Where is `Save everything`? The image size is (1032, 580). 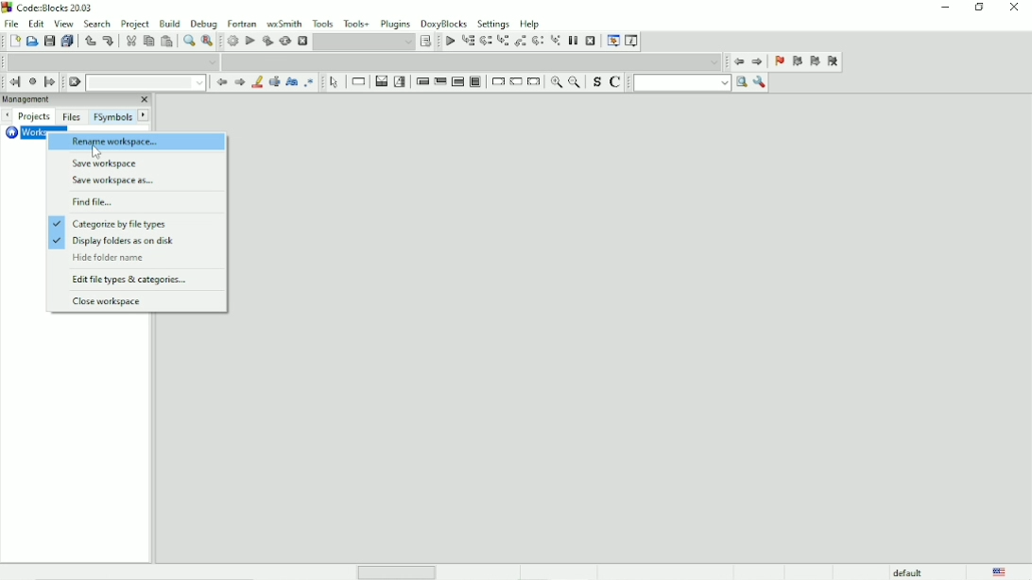 Save everything is located at coordinates (67, 42).